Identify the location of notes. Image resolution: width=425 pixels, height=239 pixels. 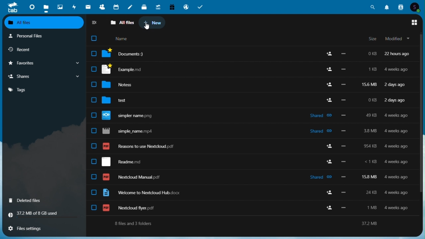
(131, 7).